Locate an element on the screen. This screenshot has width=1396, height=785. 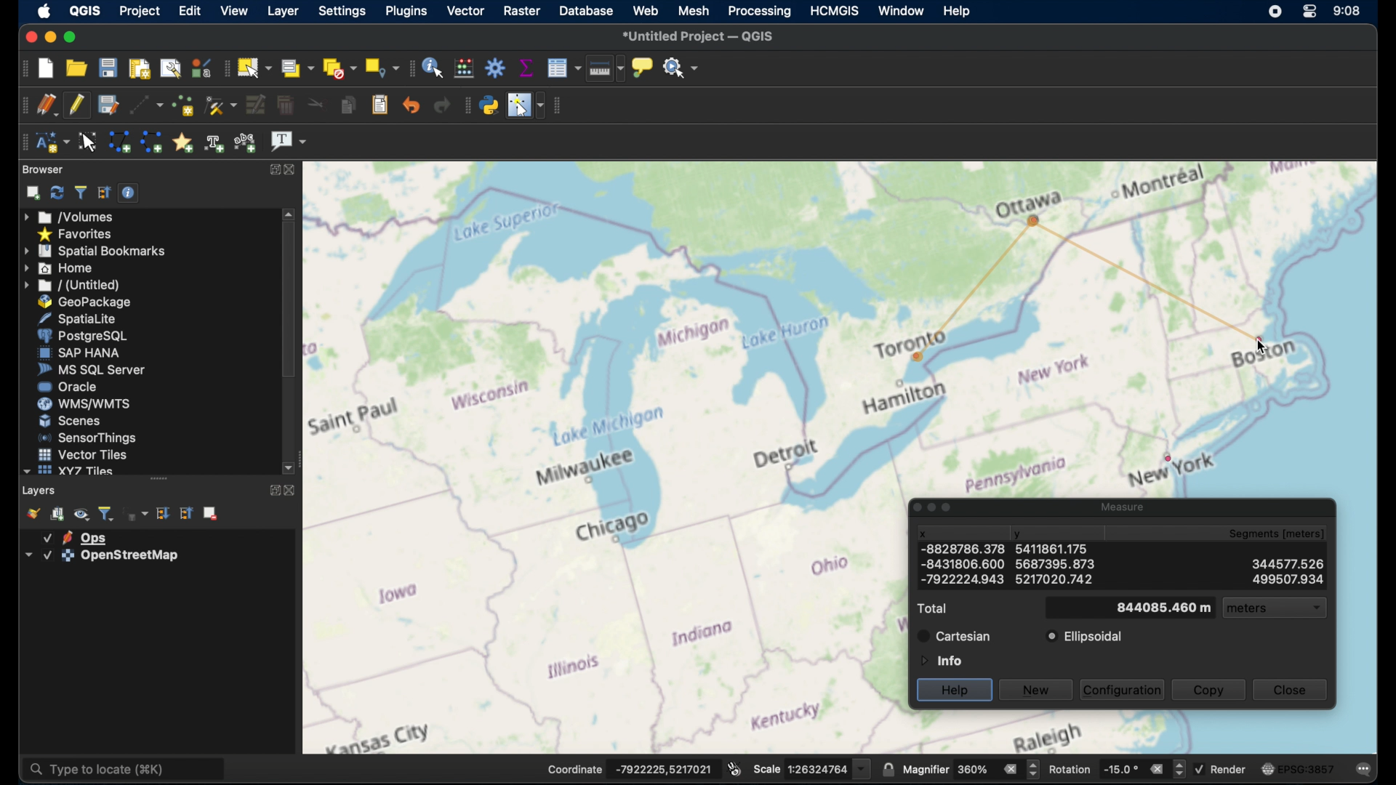
meters is located at coordinates (1281, 610).